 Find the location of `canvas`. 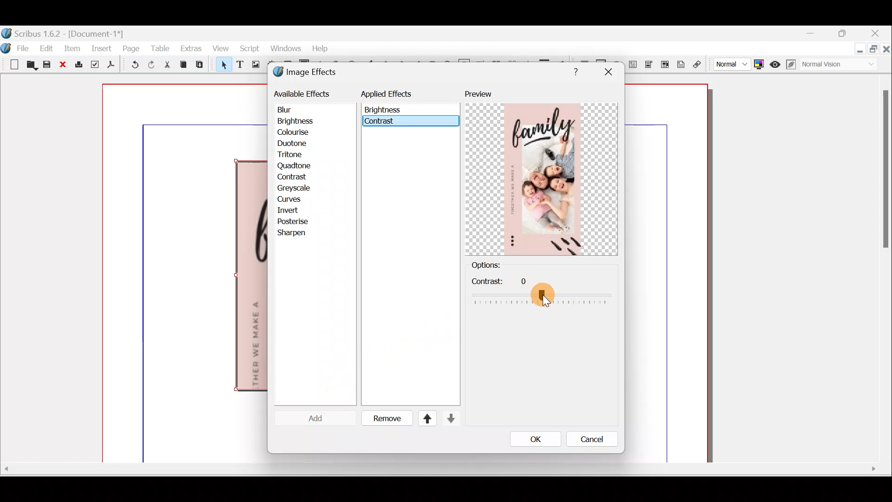

canvas is located at coordinates (667, 274).